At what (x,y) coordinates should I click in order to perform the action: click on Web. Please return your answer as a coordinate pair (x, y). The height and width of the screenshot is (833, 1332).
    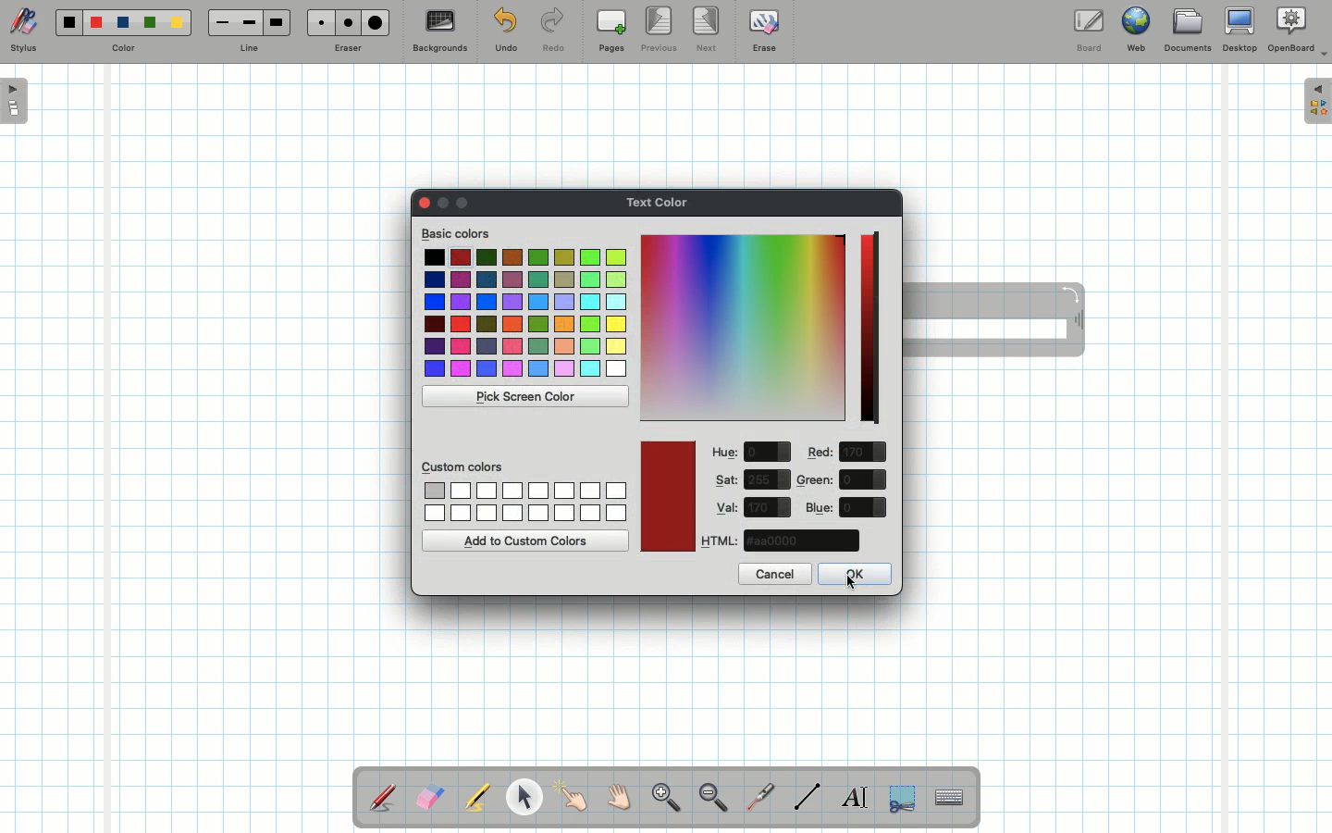
    Looking at the image, I should click on (1135, 33).